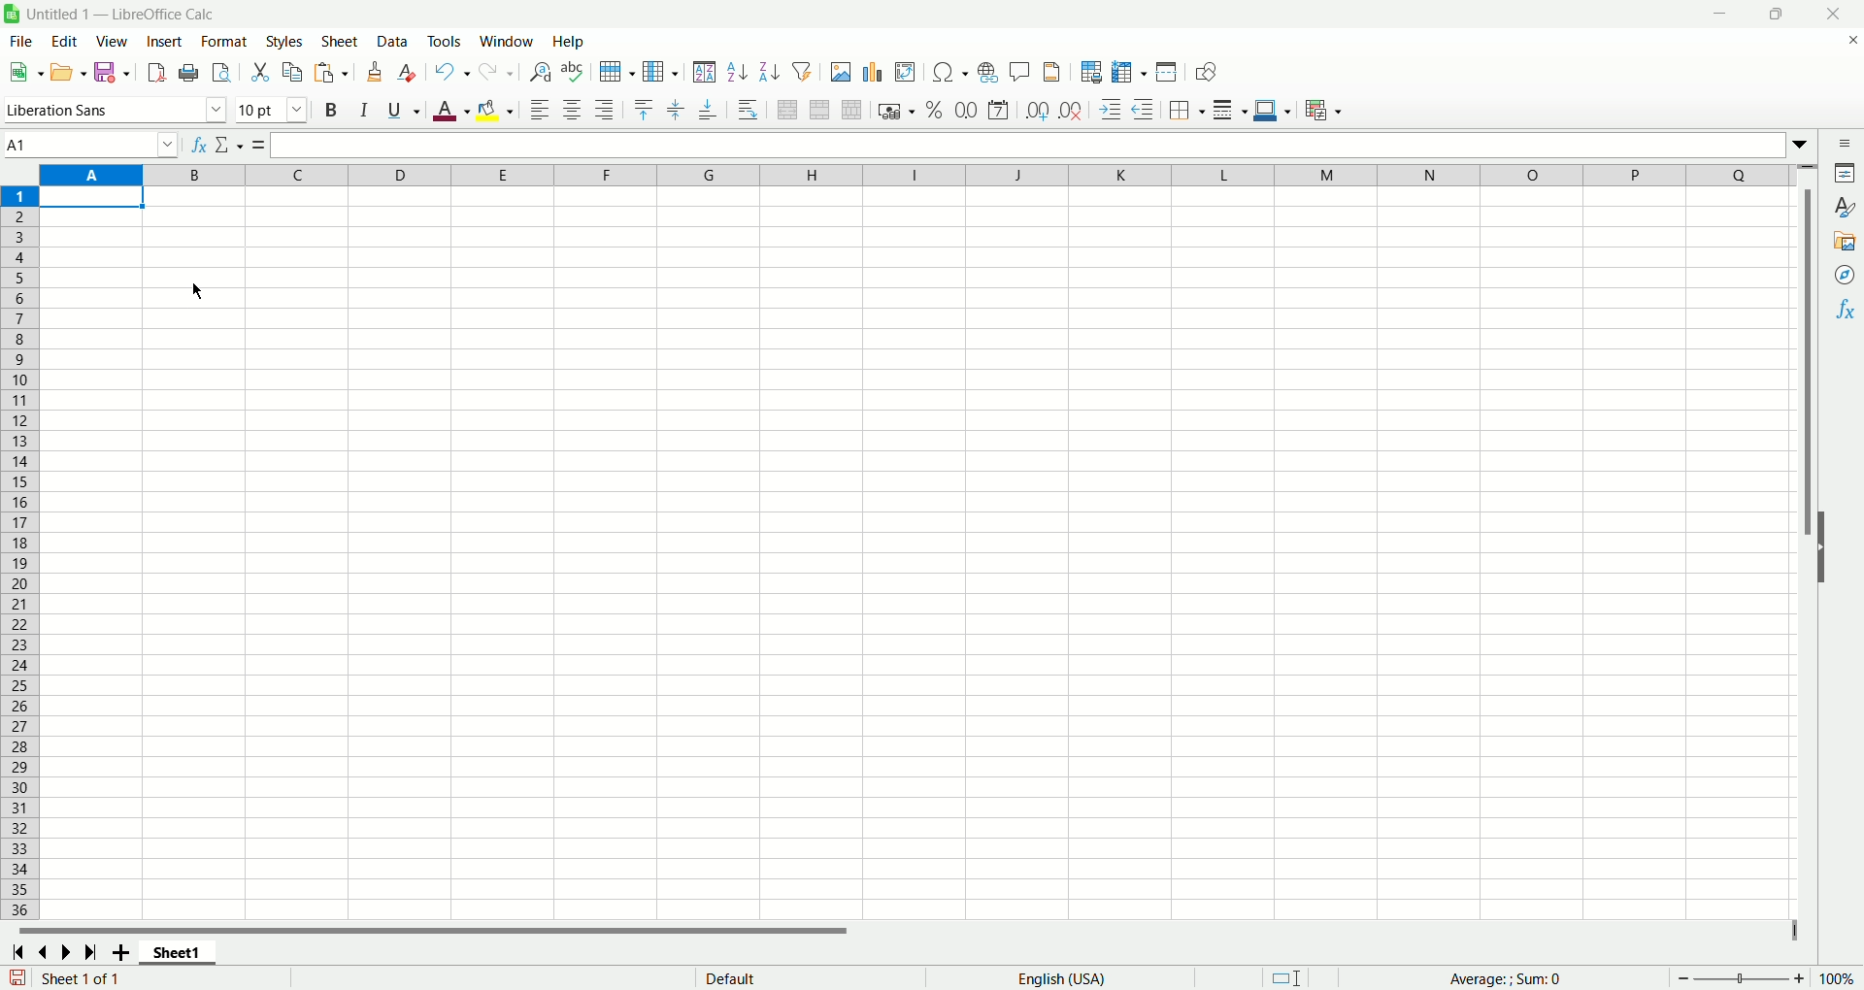  What do you see at coordinates (783, 110) in the screenshot?
I see `merge and center cells` at bounding box center [783, 110].